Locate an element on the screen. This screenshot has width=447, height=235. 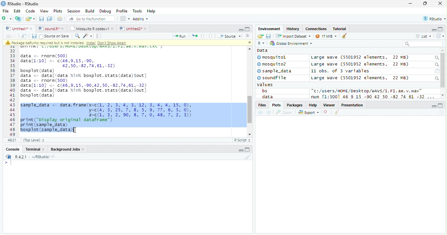
minimize is located at coordinates (411, 3).